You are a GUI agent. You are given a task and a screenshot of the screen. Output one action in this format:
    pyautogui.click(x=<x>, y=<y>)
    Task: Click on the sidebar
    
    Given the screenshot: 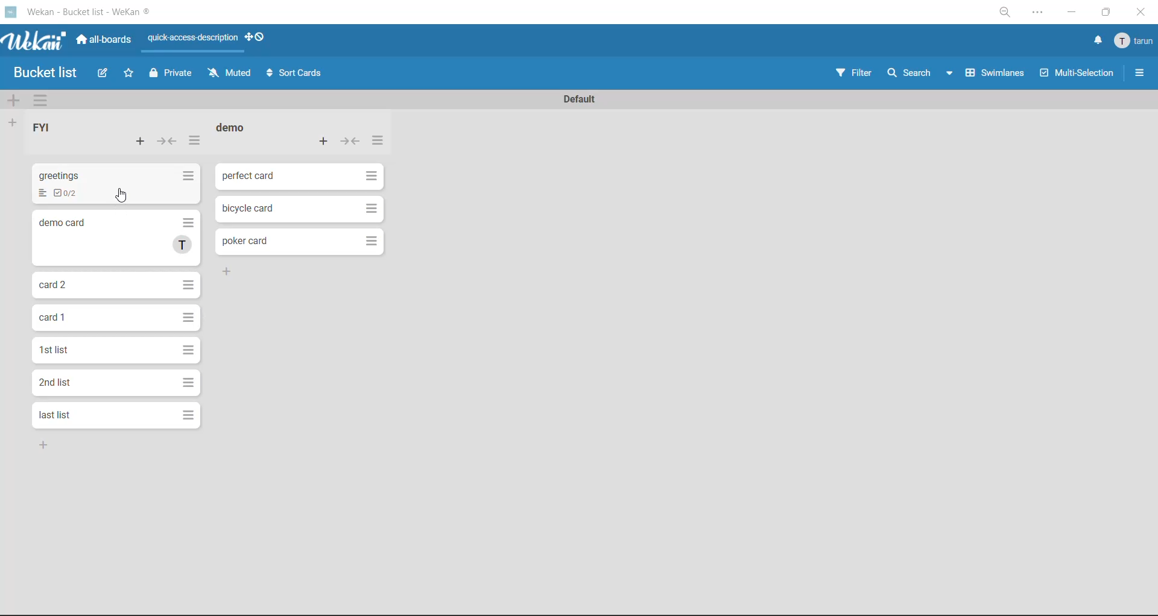 What is the action you would take?
    pyautogui.click(x=1139, y=71)
    